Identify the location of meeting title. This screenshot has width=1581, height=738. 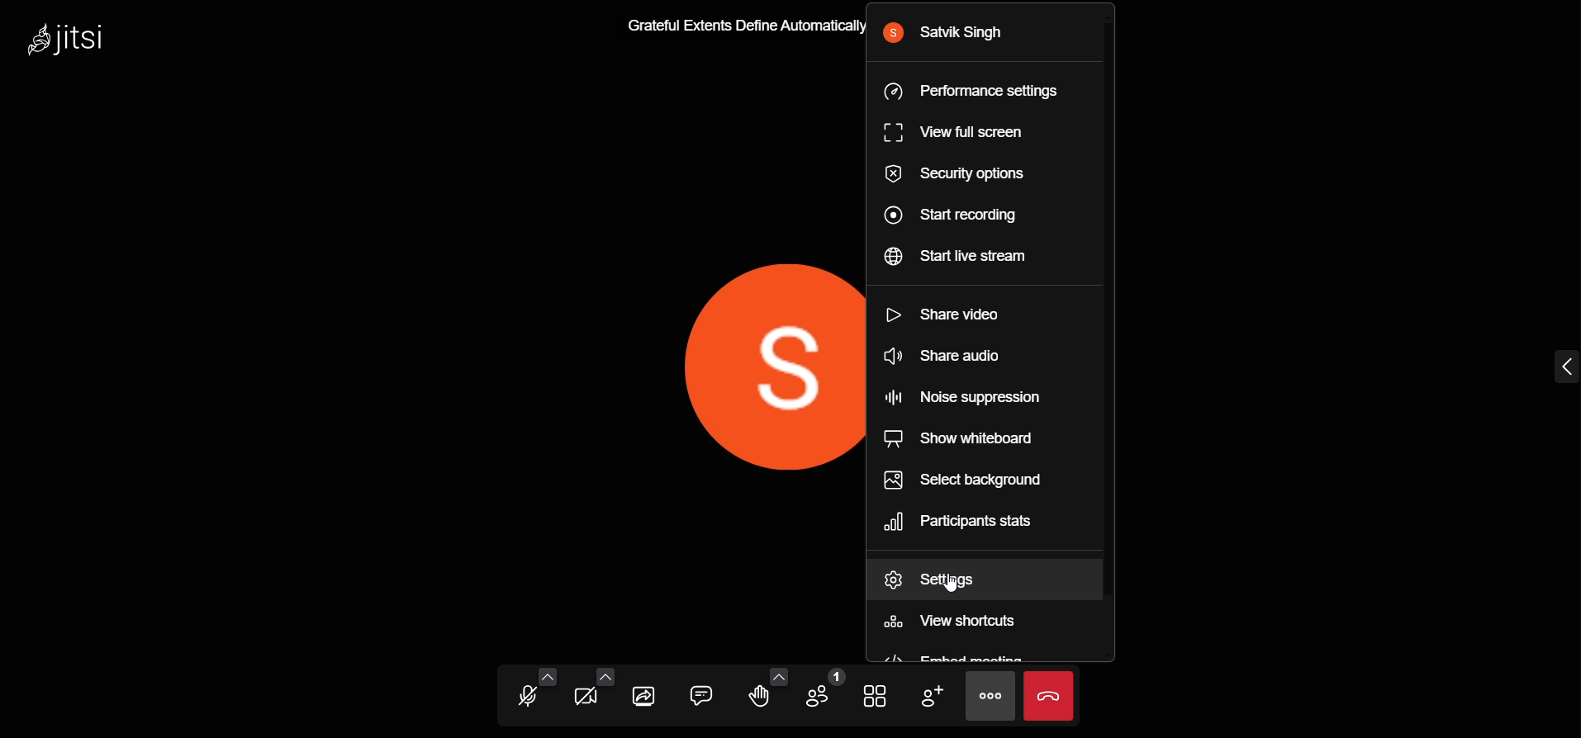
(734, 26).